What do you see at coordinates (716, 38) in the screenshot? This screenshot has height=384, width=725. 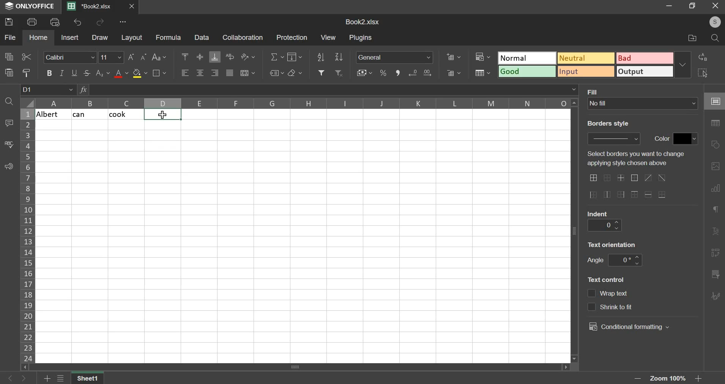 I see `search` at bounding box center [716, 38].